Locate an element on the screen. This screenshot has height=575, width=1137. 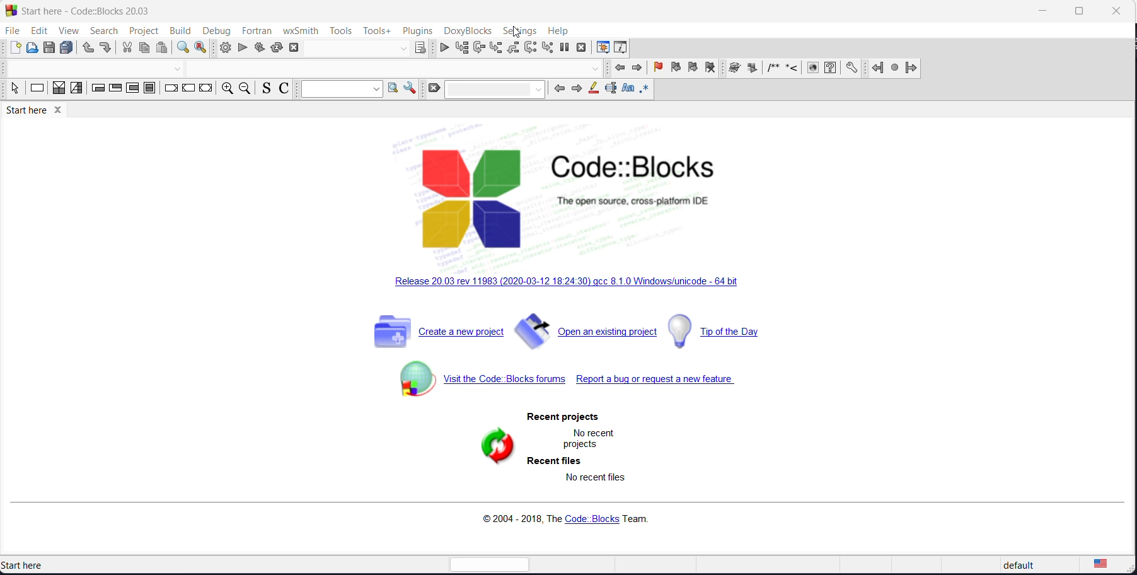
edit is located at coordinates (37, 31).